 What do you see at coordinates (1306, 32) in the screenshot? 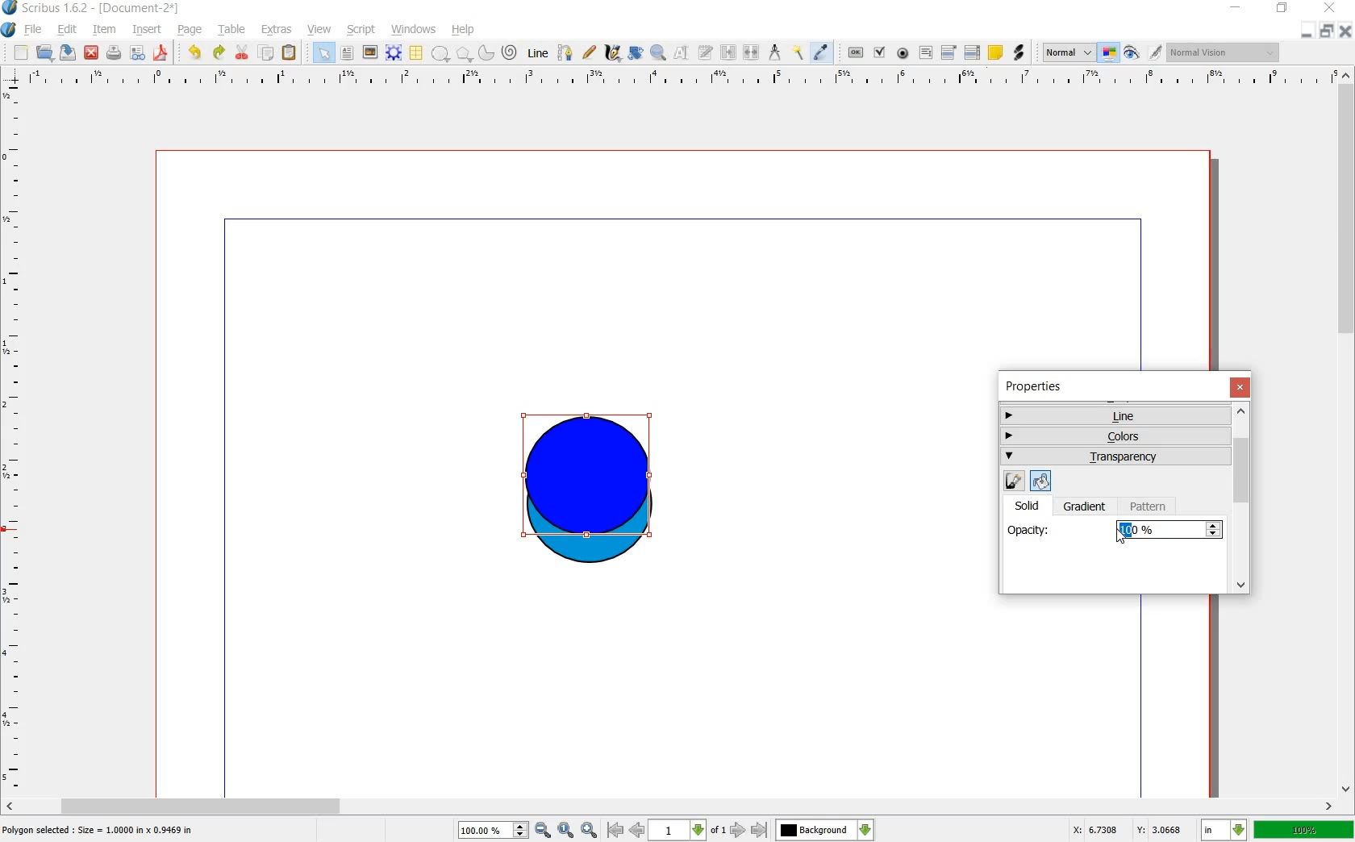
I see `minimize` at bounding box center [1306, 32].